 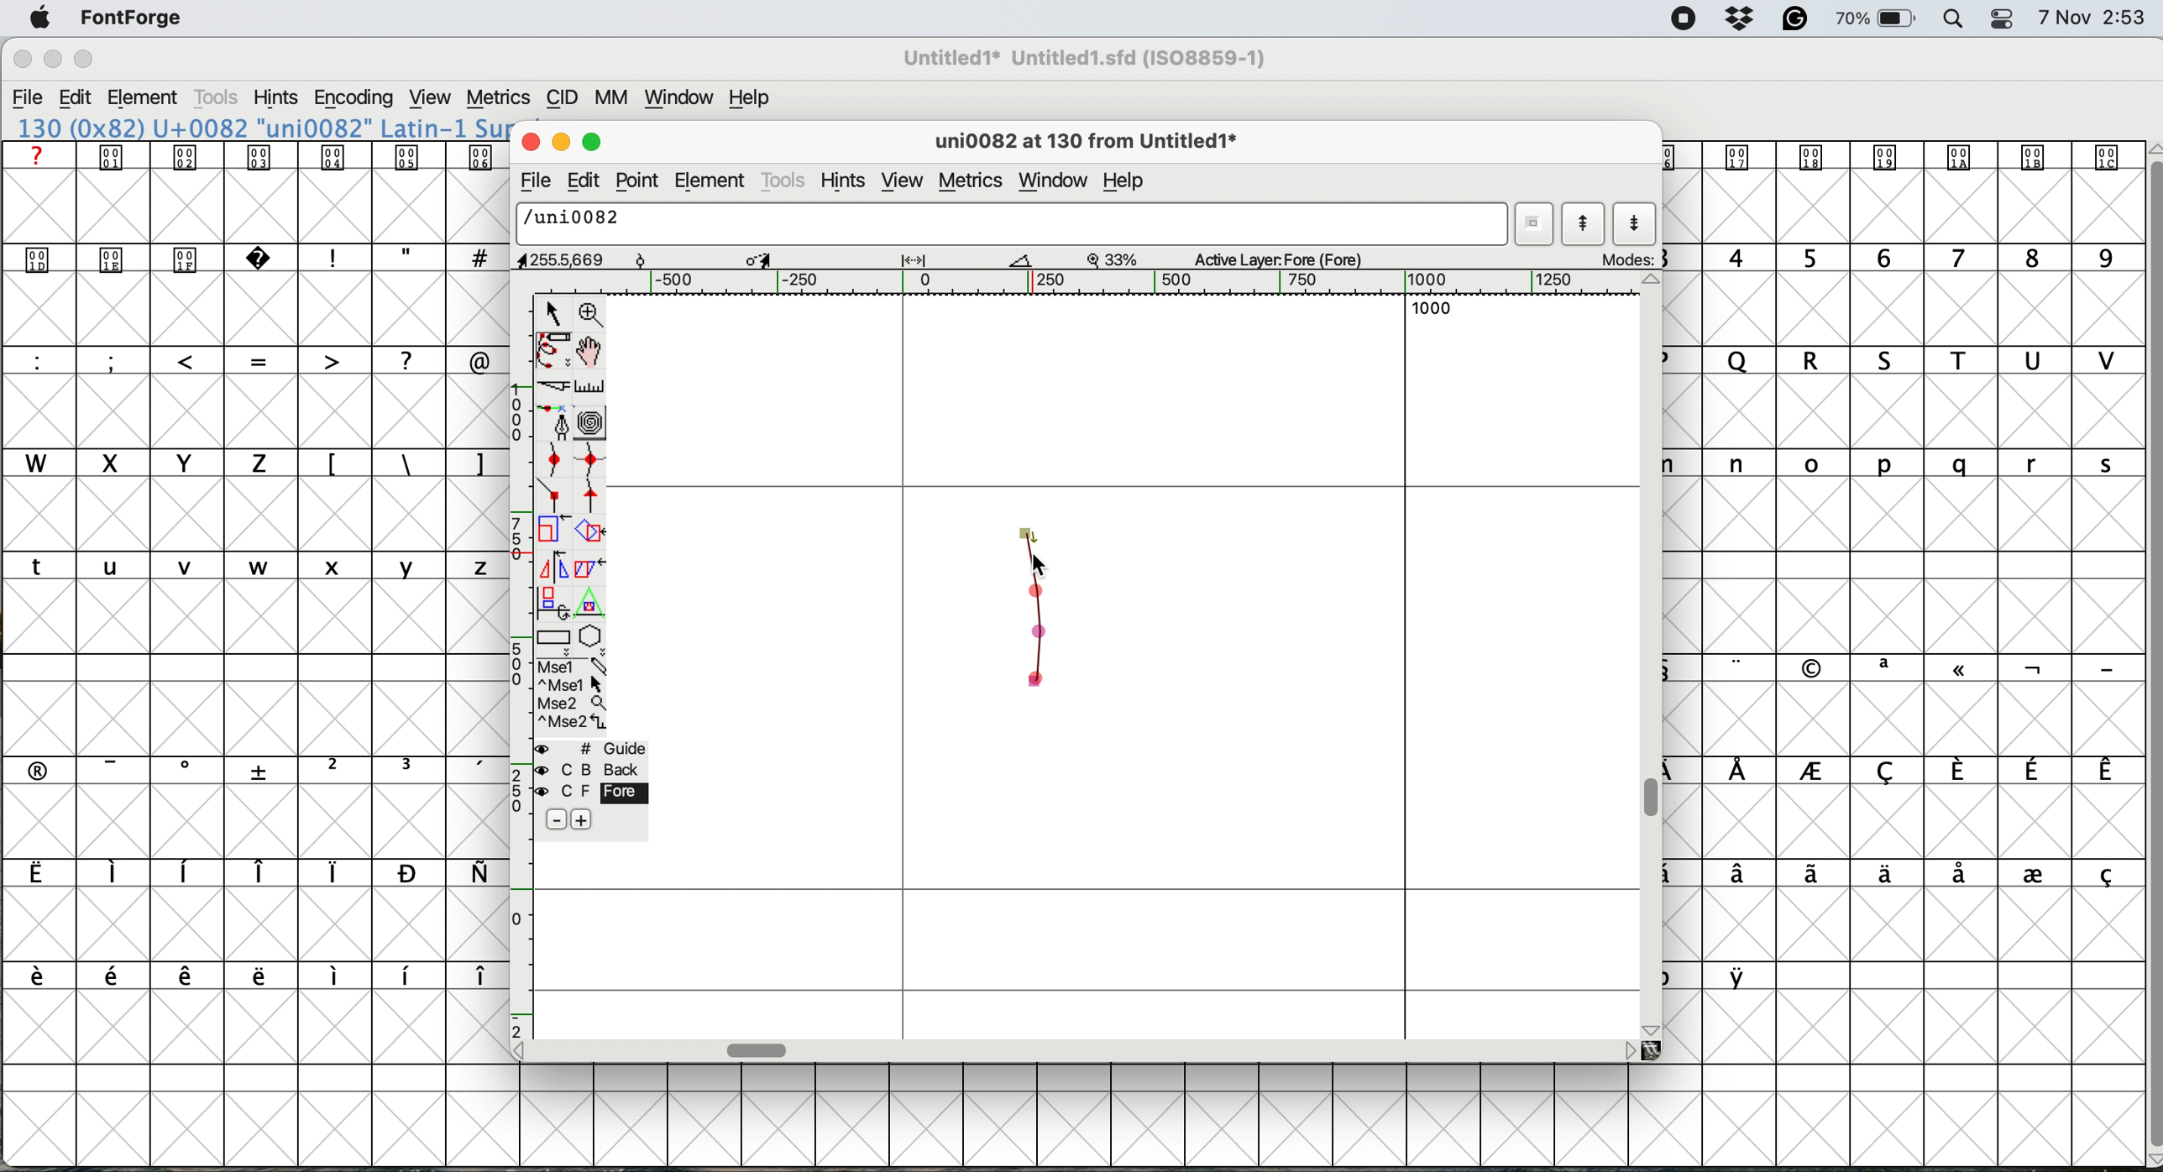 I want to click on special icons, so click(x=1899, y=157).